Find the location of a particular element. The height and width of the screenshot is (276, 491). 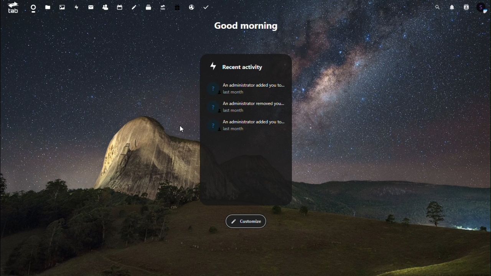

message is located at coordinates (91, 8).